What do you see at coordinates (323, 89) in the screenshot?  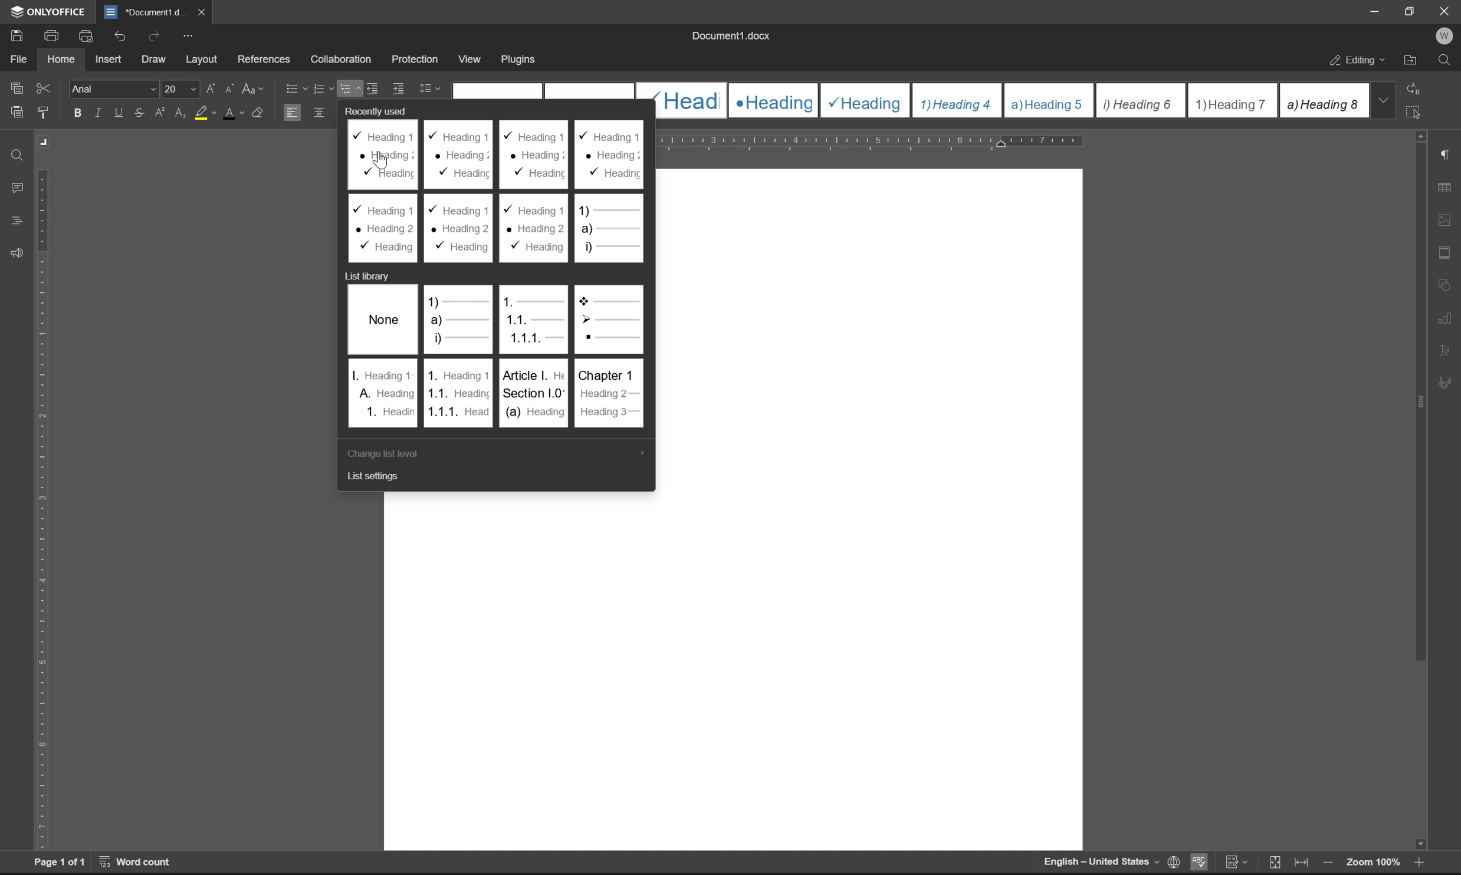 I see `numbering` at bounding box center [323, 89].